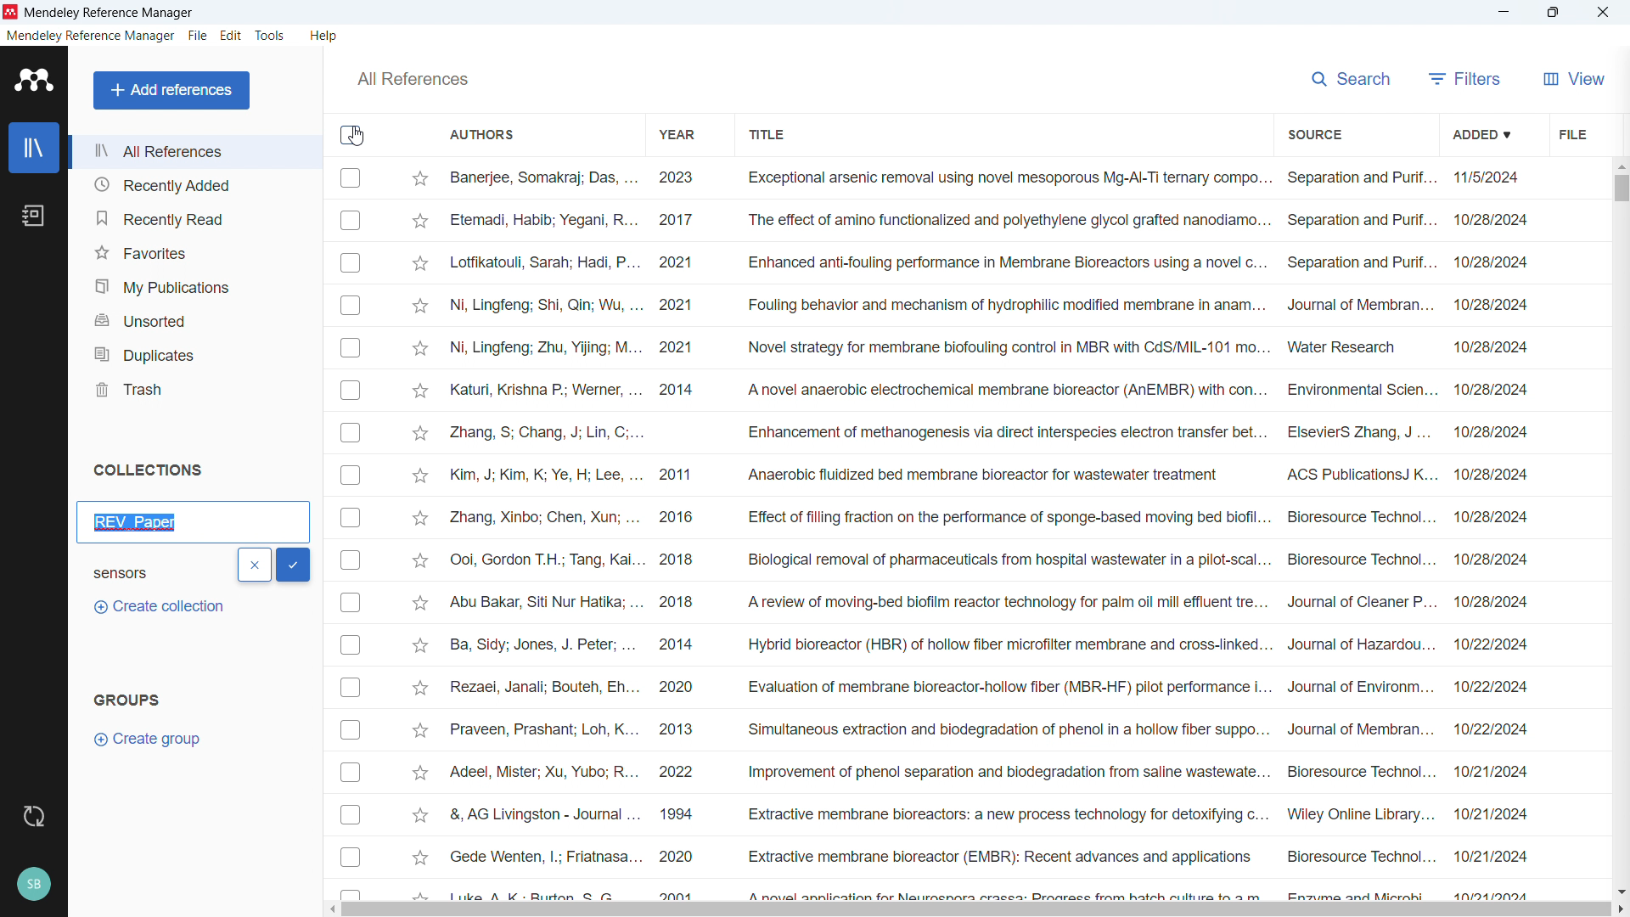  I want to click on tick, so click(294, 565).